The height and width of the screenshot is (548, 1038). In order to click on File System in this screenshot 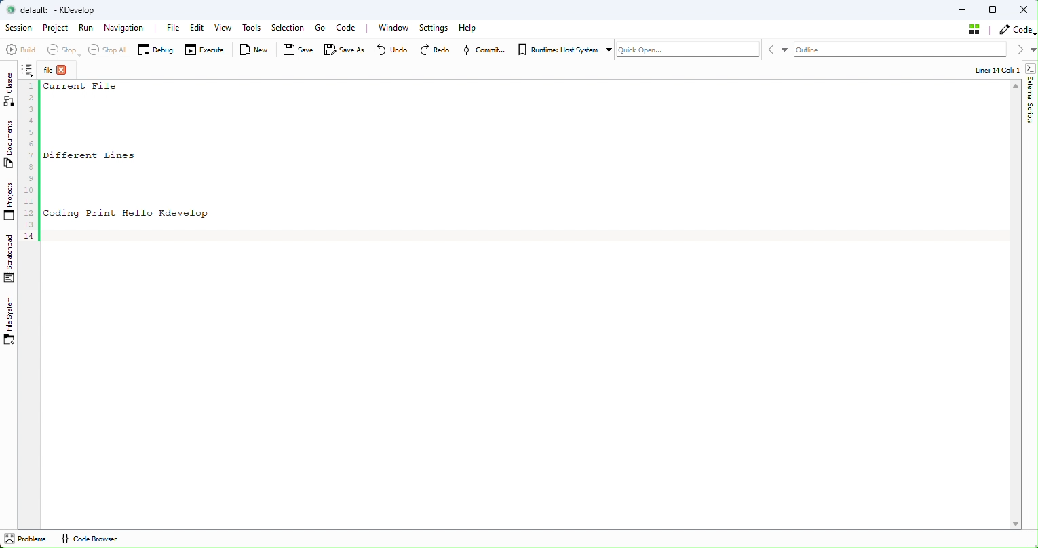, I will do `click(12, 321)`.